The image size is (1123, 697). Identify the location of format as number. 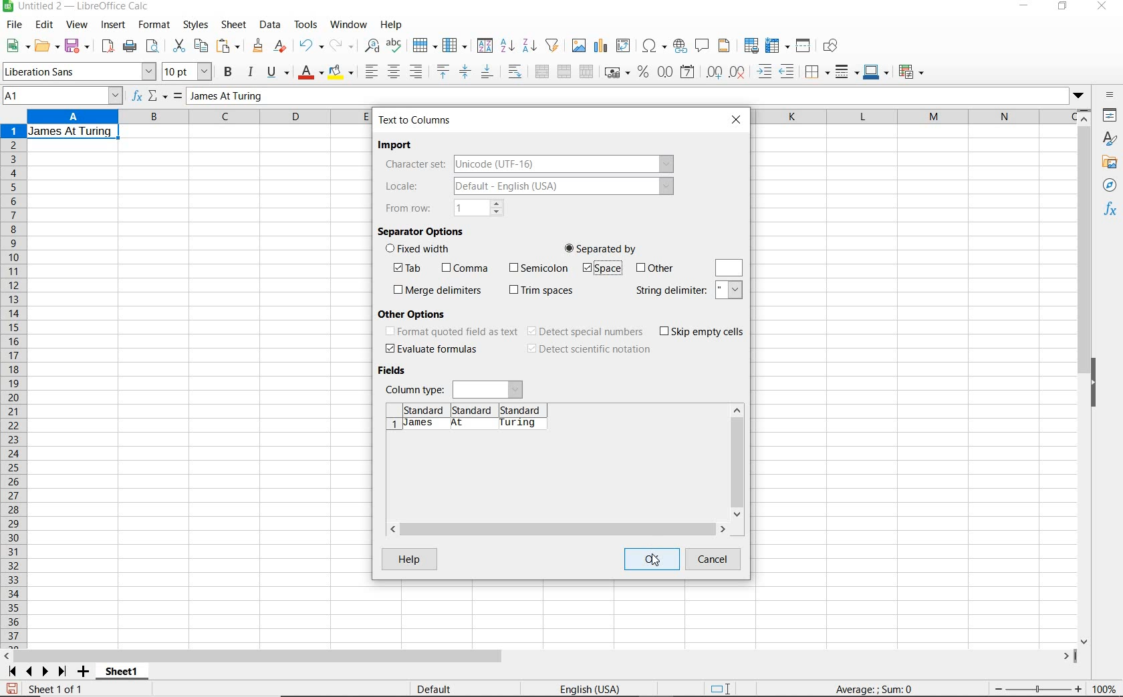
(665, 72).